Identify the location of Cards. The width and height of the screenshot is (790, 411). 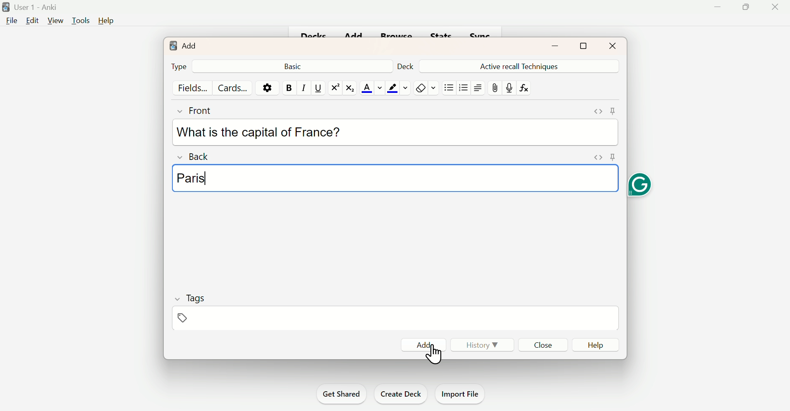
(235, 88).